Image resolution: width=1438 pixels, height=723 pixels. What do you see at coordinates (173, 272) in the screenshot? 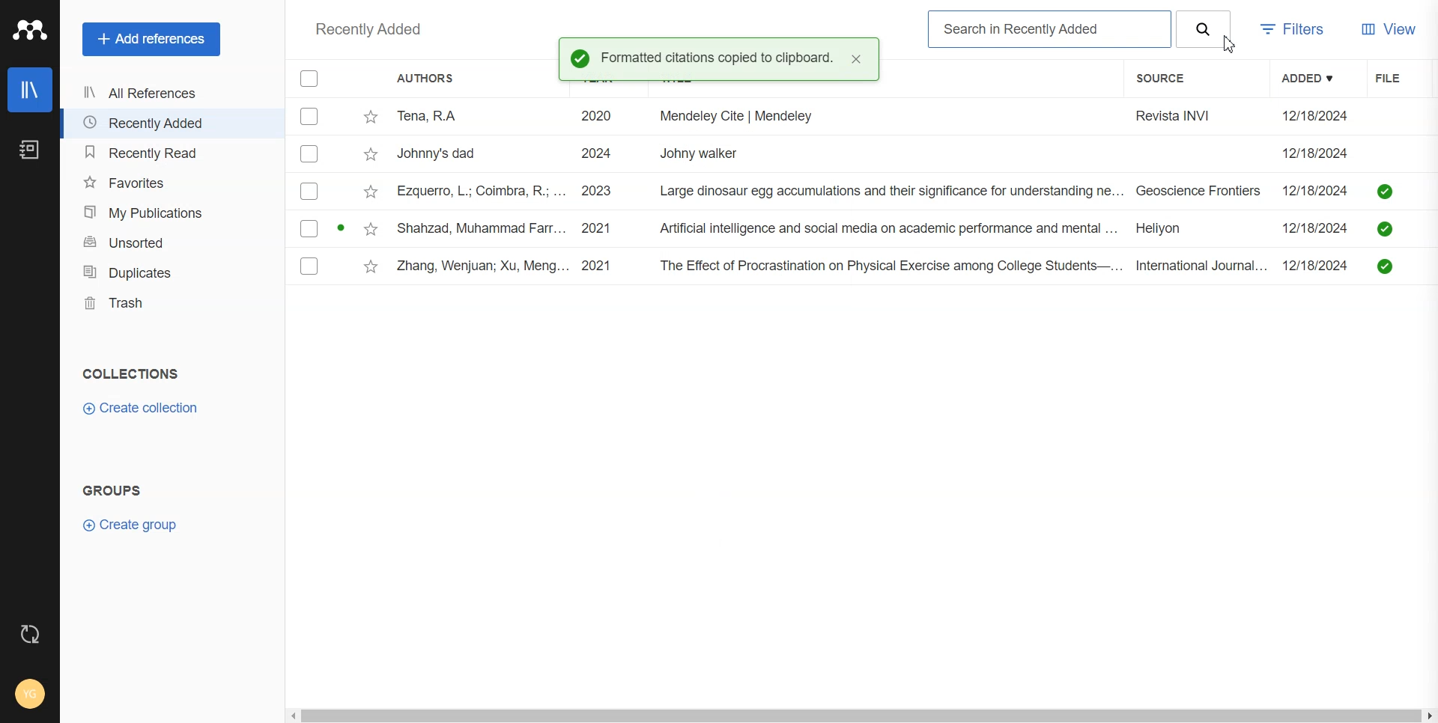
I see `Duplicates` at bounding box center [173, 272].